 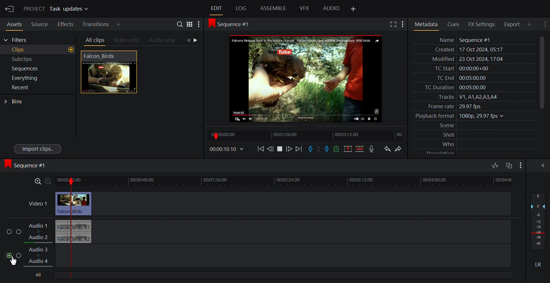 What do you see at coordinates (426, 24) in the screenshot?
I see `Metadata Panel` at bounding box center [426, 24].